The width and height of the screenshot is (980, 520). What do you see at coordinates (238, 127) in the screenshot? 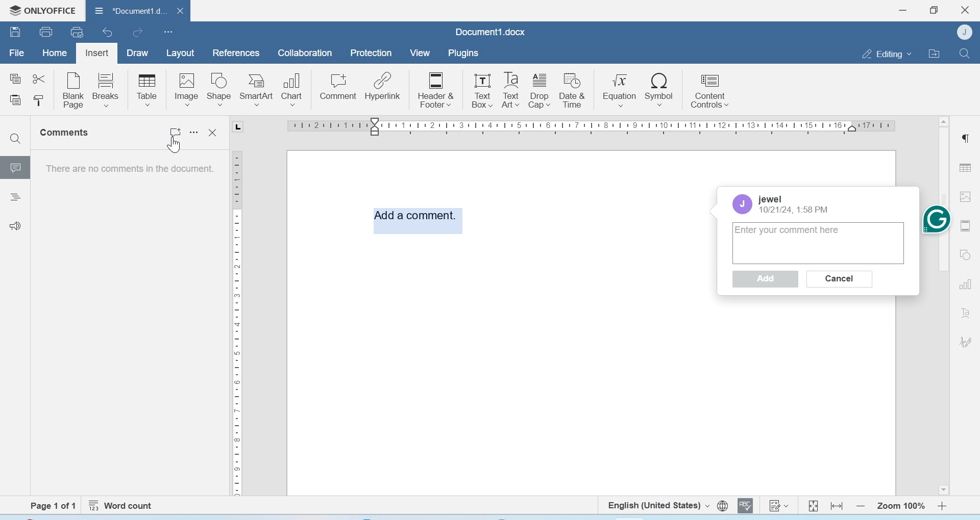
I see `tab stop` at bounding box center [238, 127].